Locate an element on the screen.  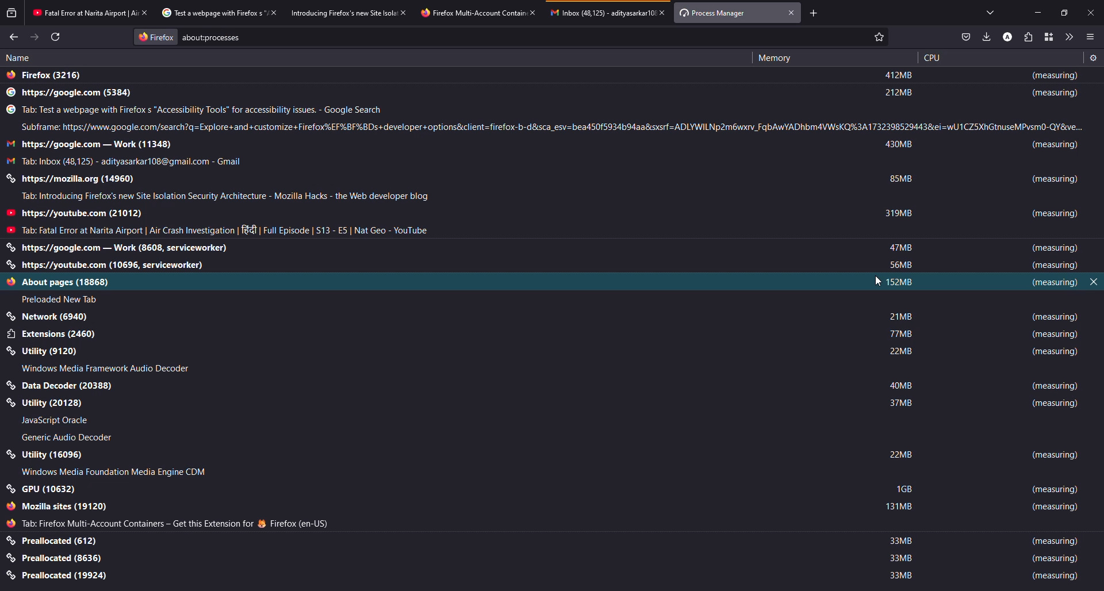
Test a web page with Firefox is located at coordinates (207, 12).